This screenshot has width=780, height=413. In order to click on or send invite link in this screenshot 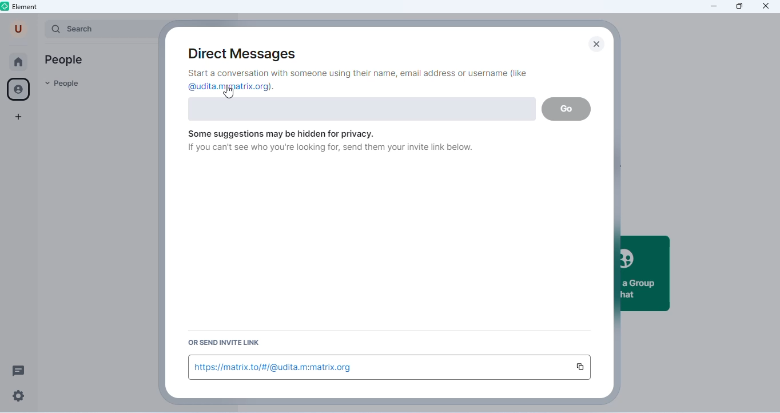, I will do `click(222, 343)`.